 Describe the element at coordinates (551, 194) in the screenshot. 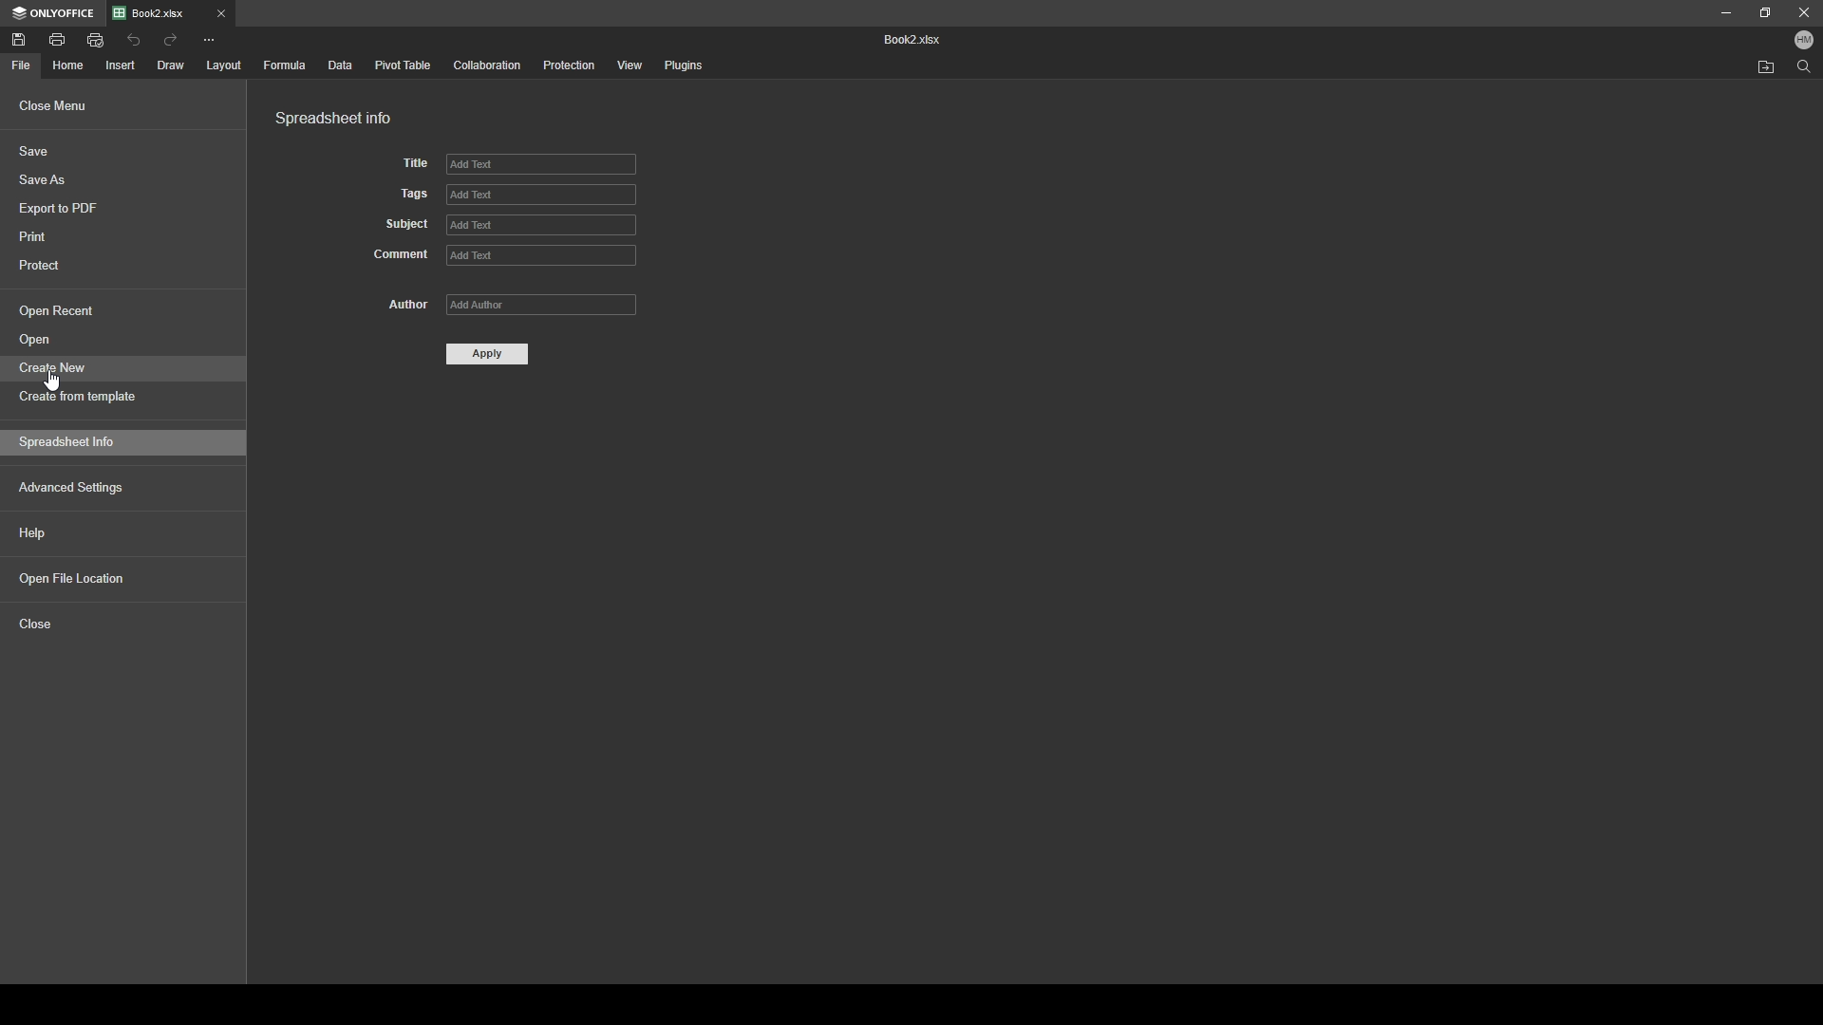

I see `add text` at that location.